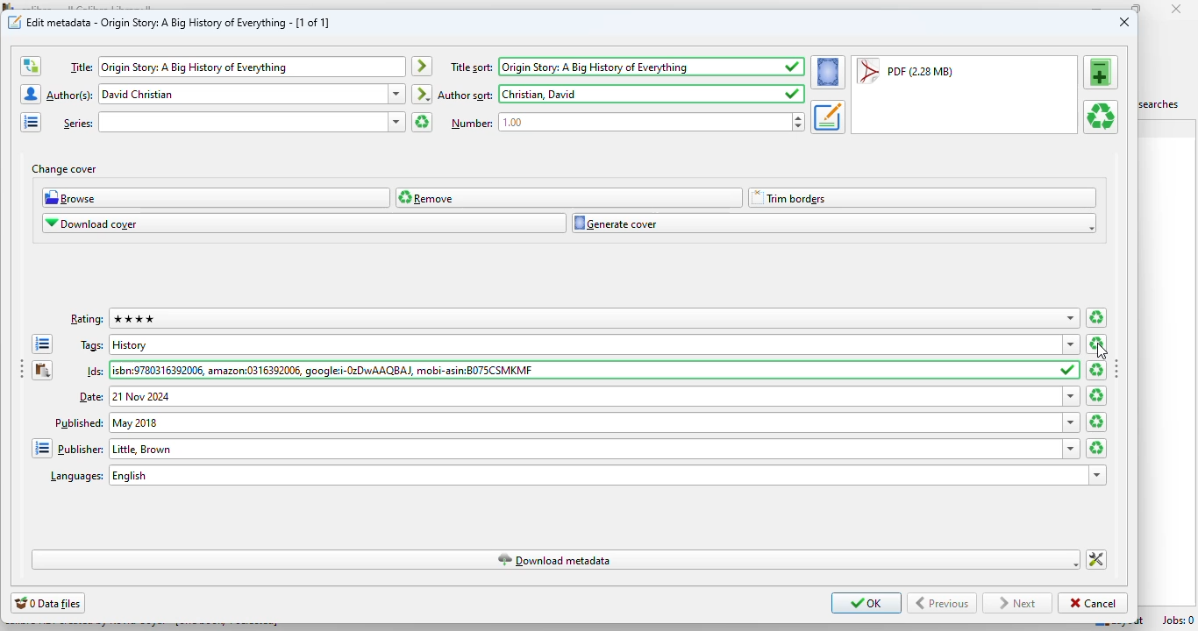 The width and height of the screenshot is (1198, 631). What do you see at coordinates (42, 344) in the screenshot?
I see `open the tag editor` at bounding box center [42, 344].